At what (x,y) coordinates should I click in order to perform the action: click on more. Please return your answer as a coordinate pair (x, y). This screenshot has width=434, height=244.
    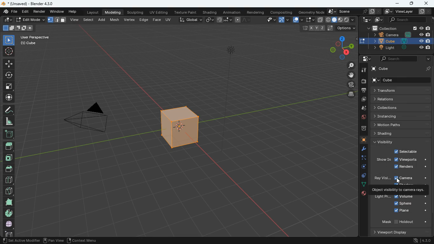
    Looking at the image, I should click on (428, 59).